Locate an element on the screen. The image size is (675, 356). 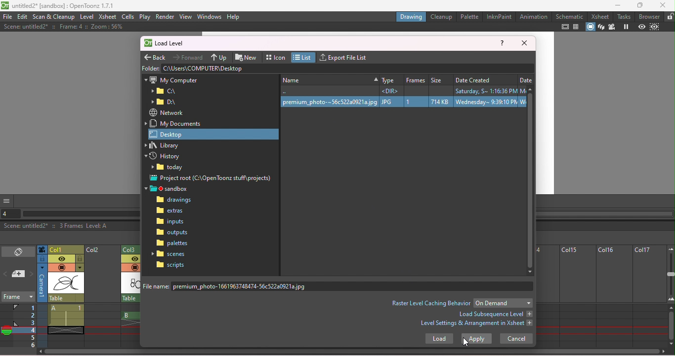
click to select camera is located at coordinates (42, 259).